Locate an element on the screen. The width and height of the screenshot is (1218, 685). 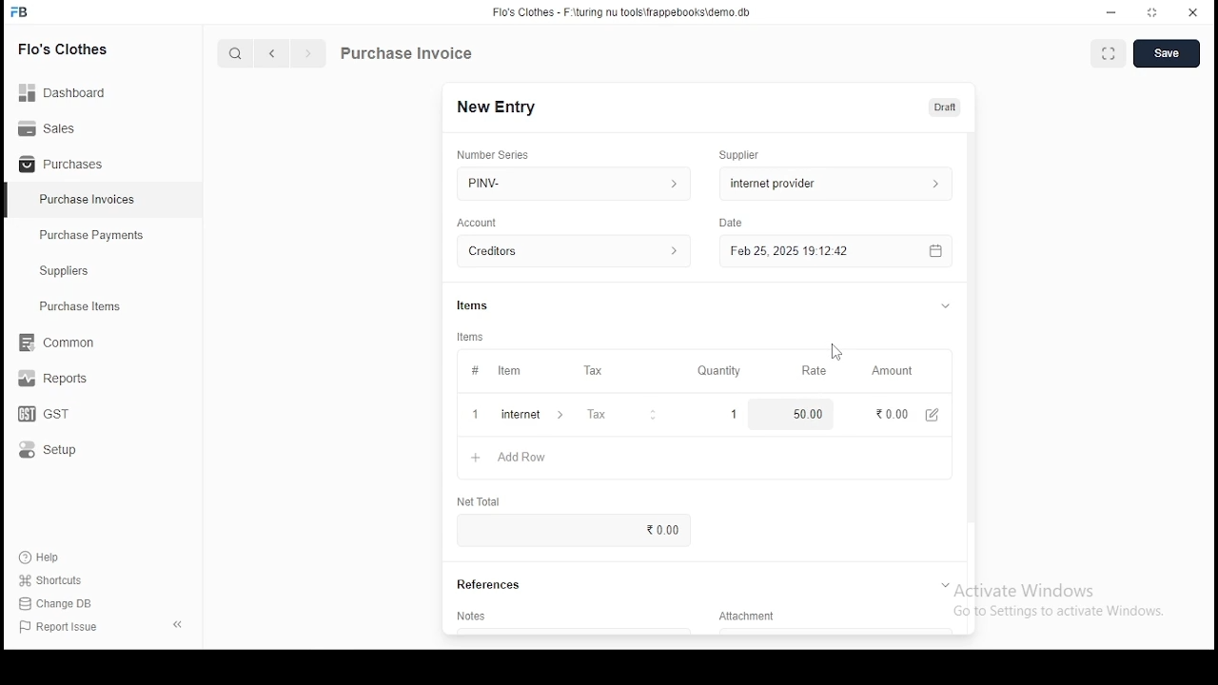
search is located at coordinates (238, 55).